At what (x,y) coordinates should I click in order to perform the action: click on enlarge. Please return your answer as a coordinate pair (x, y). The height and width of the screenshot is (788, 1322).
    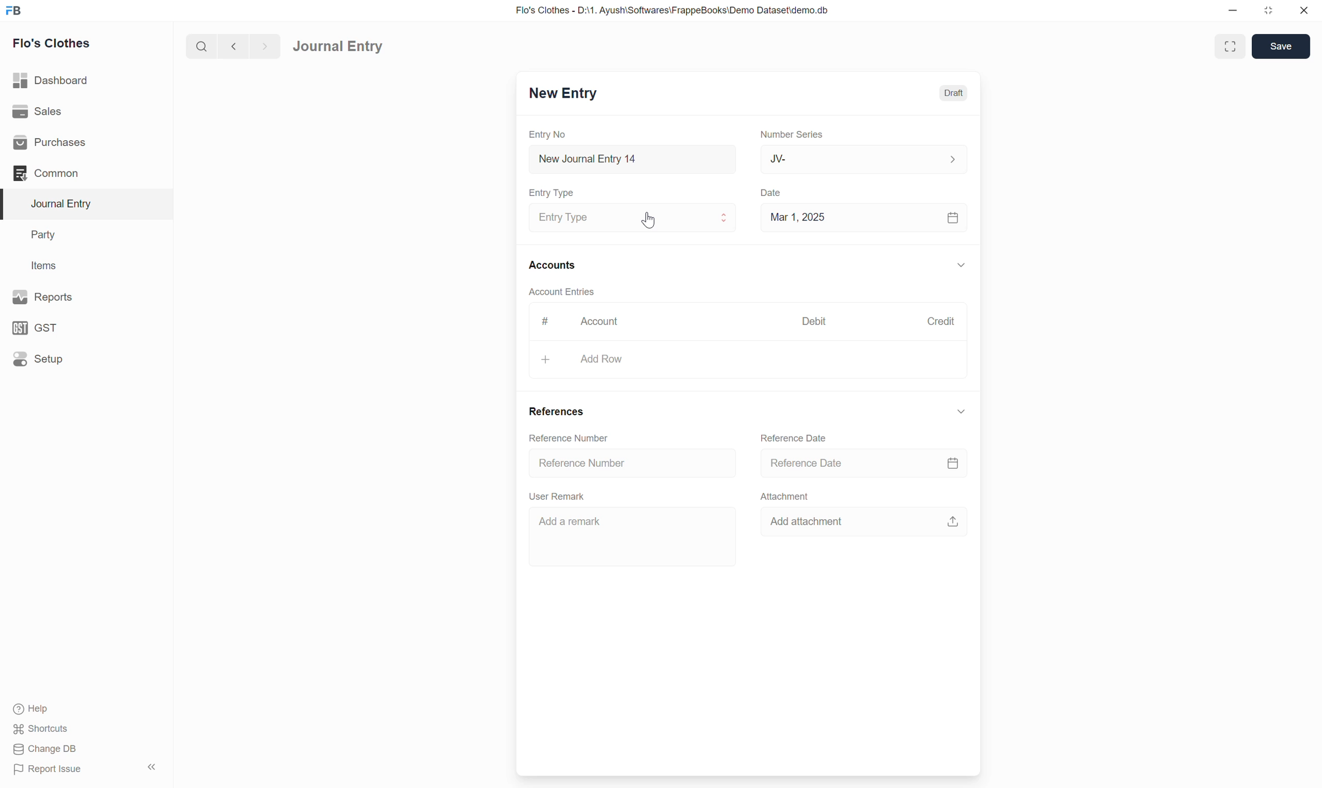
    Looking at the image, I should click on (1232, 45).